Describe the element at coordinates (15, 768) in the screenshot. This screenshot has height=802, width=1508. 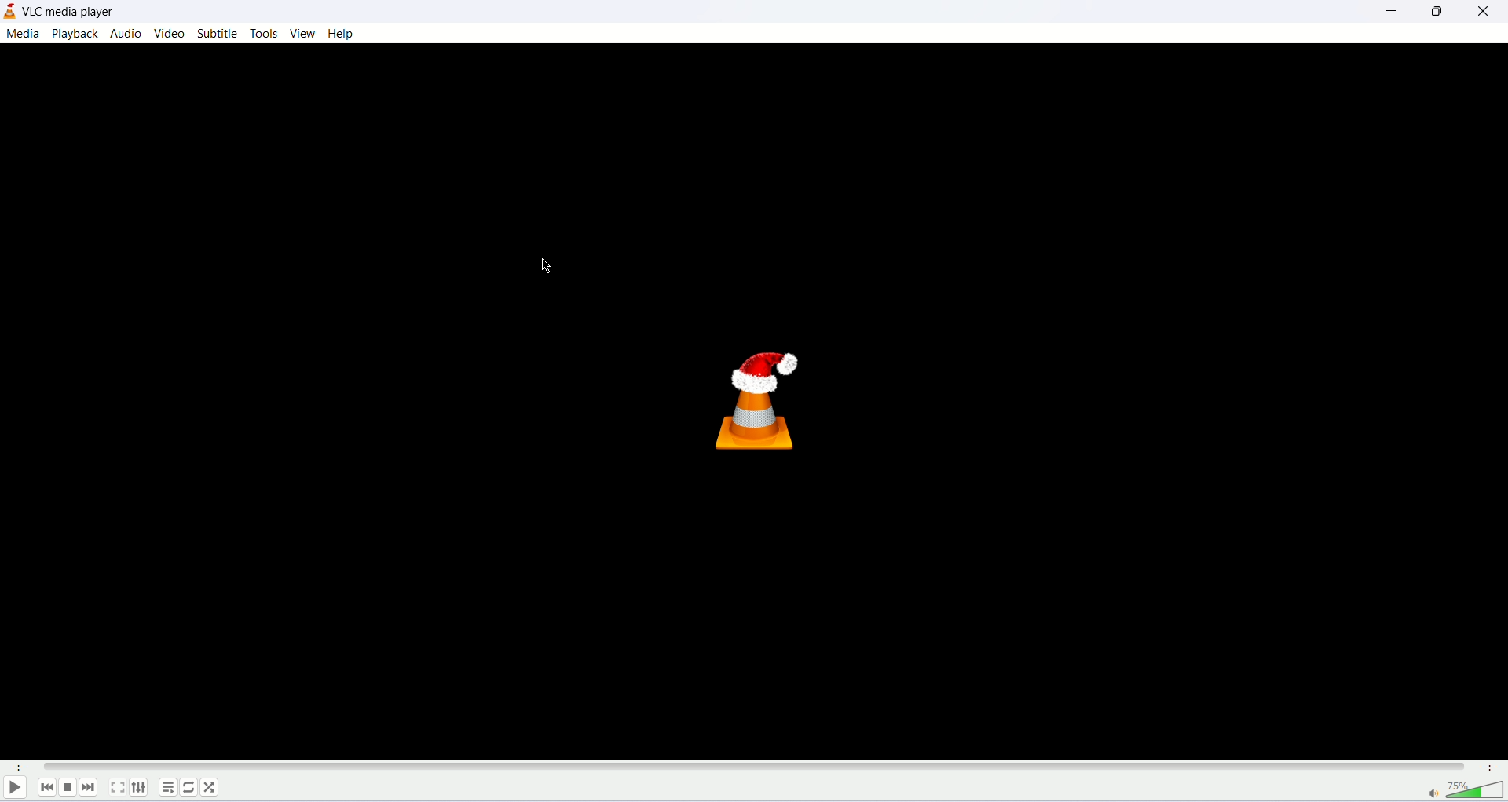
I see `played time` at that location.